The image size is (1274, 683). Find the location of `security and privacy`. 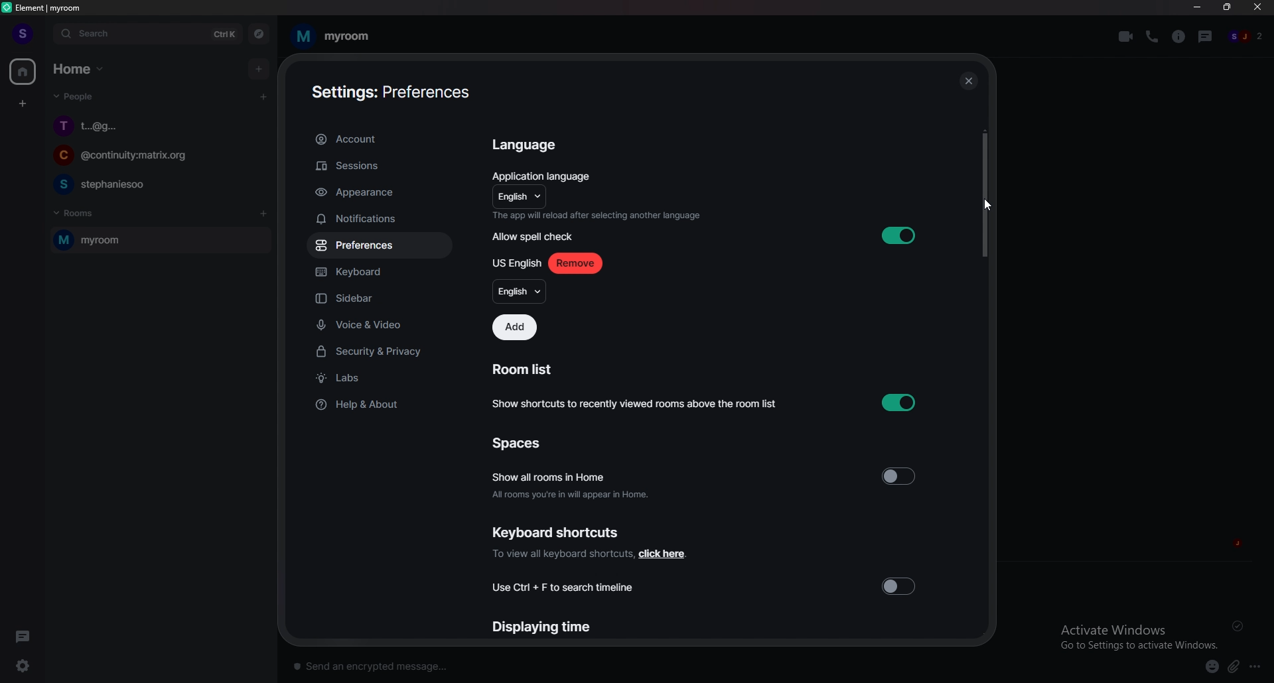

security and privacy is located at coordinates (380, 353).